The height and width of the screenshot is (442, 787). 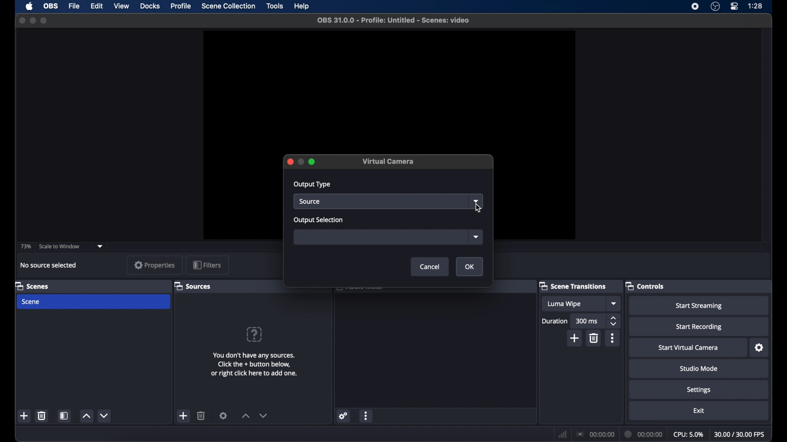 I want to click on screen recorder icon, so click(x=696, y=7).